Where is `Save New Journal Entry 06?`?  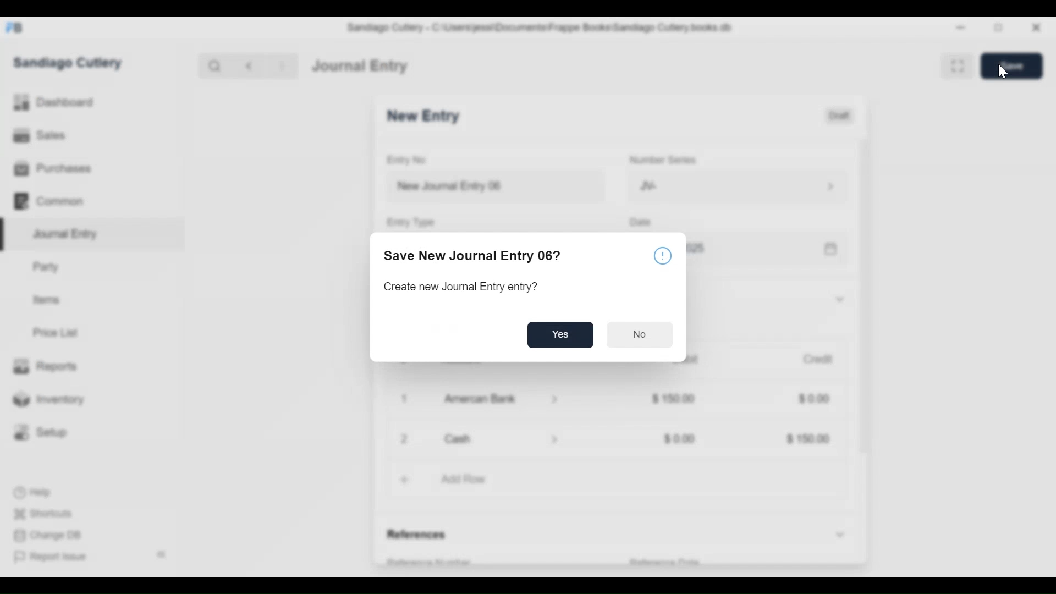 Save New Journal Entry 06? is located at coordinates (473, 255).